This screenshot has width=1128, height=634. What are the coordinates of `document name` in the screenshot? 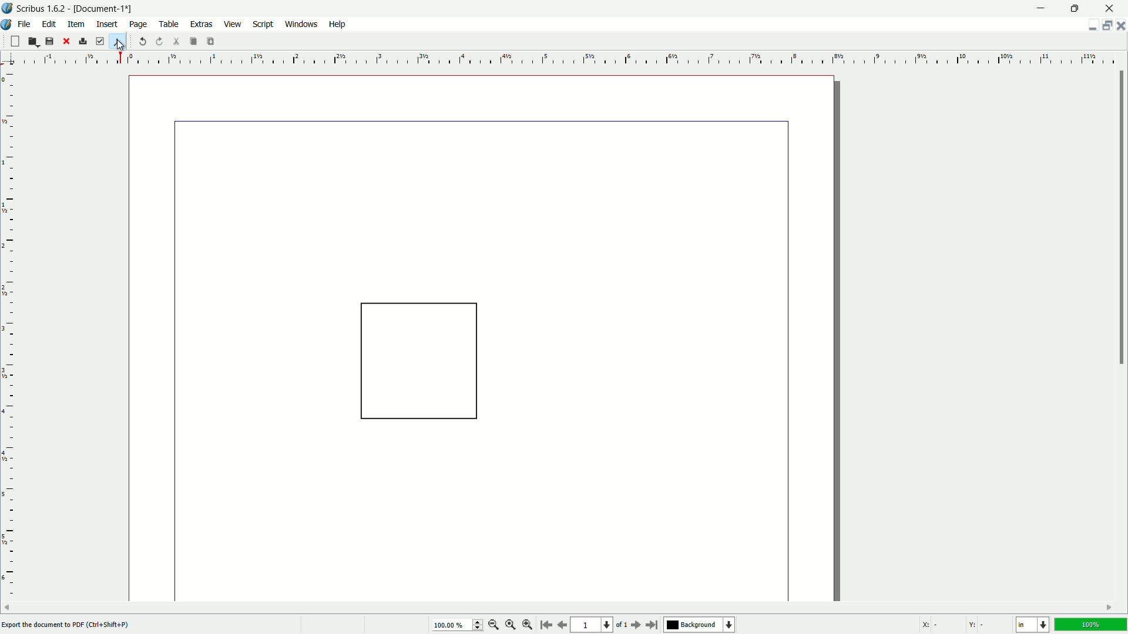 It's located at (103, 8).